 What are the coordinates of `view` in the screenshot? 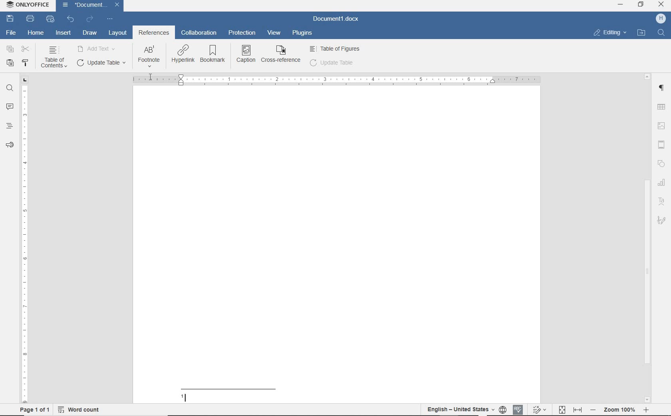 It's located at (275, 32).